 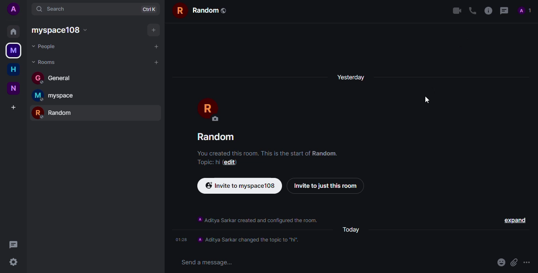 I want to click on Aditya Sarkar created and configured the room., so click(x=260, y=222).